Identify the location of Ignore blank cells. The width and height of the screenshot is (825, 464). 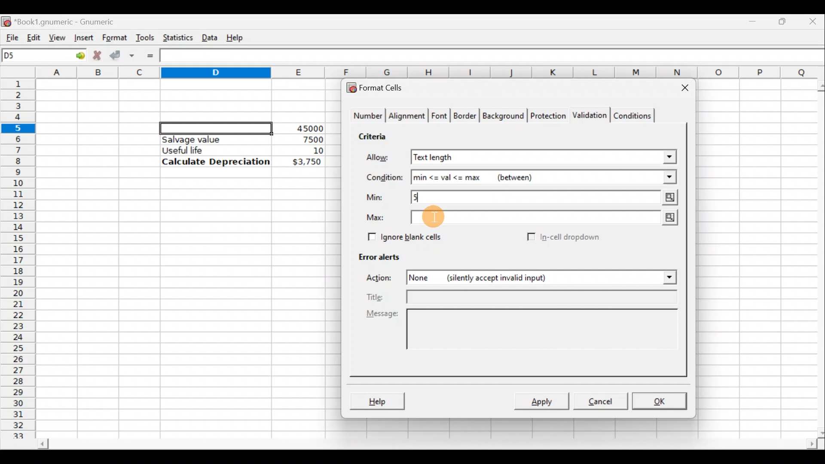
(403, 235).